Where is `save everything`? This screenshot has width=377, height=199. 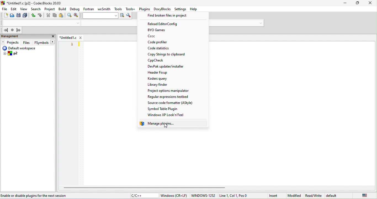 save everything is located at coordinates (25, 16).